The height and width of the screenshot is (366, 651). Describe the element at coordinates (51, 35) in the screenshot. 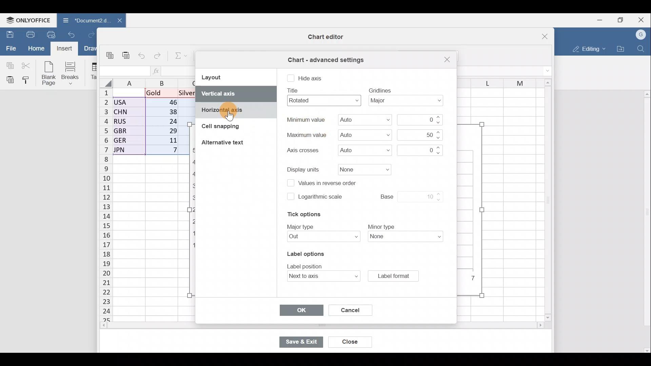

I see `Quick print` at that location.